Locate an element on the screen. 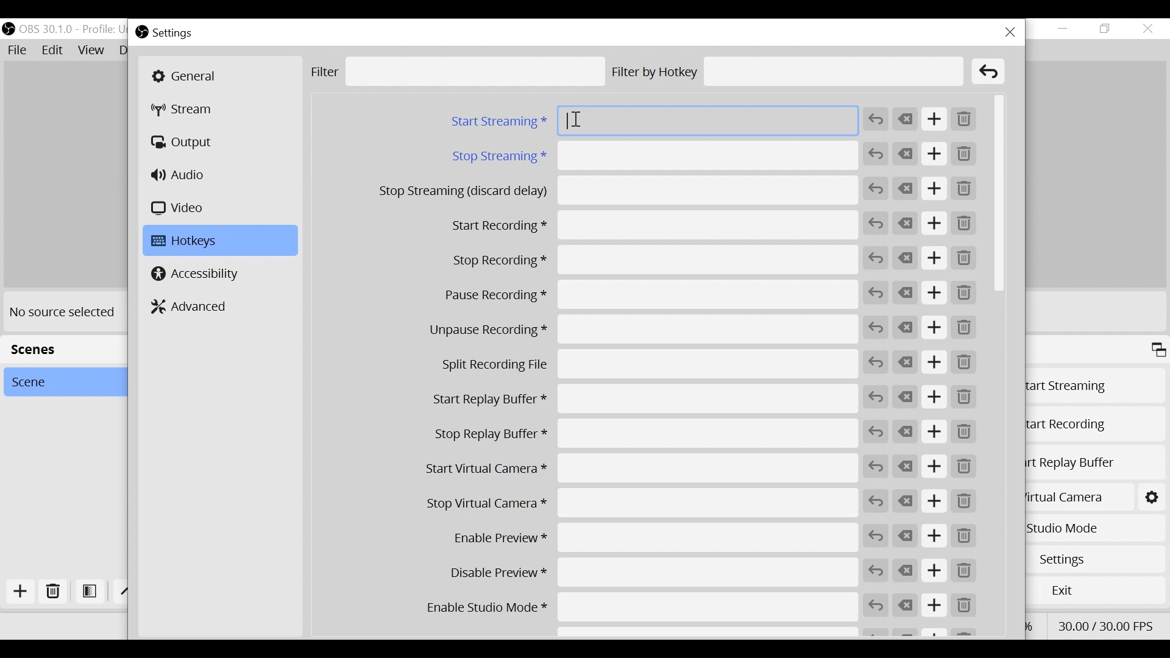  Settings is located at coordinates (1100, 559).